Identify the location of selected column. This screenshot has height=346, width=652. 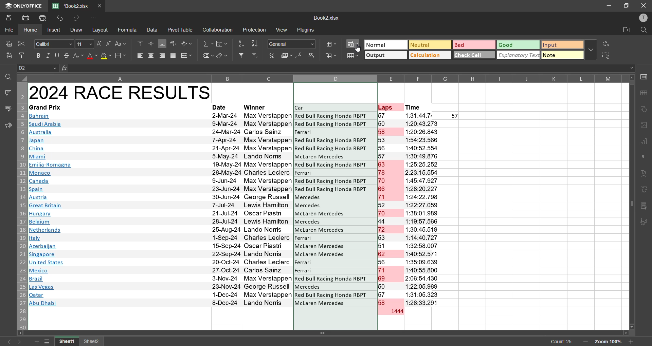
(334, 202).